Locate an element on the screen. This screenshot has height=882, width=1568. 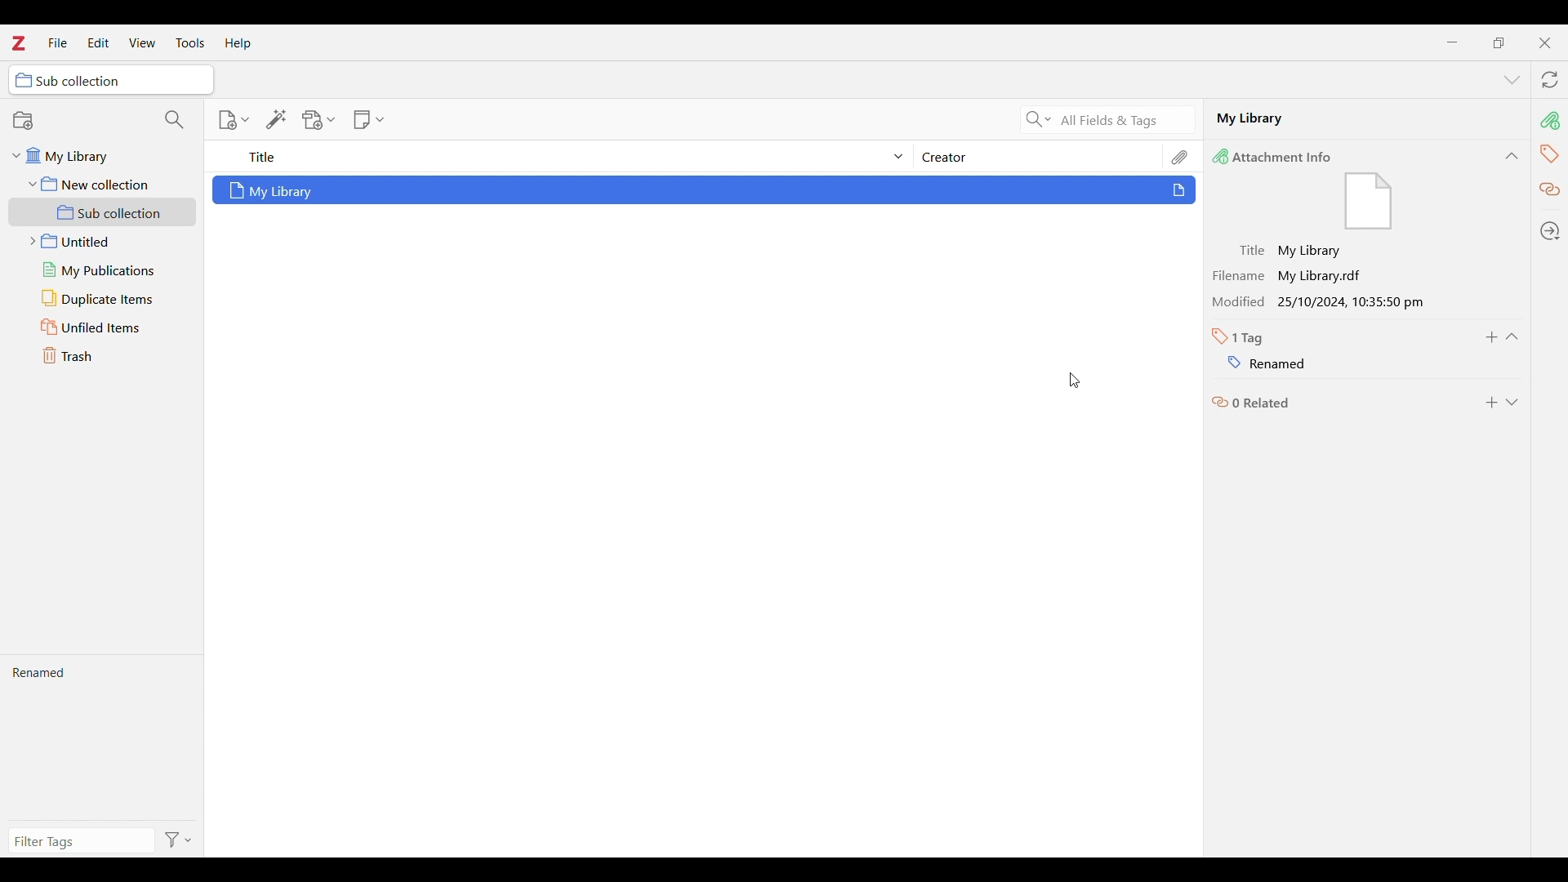
Attachments is located at coordinates (1181, 157).